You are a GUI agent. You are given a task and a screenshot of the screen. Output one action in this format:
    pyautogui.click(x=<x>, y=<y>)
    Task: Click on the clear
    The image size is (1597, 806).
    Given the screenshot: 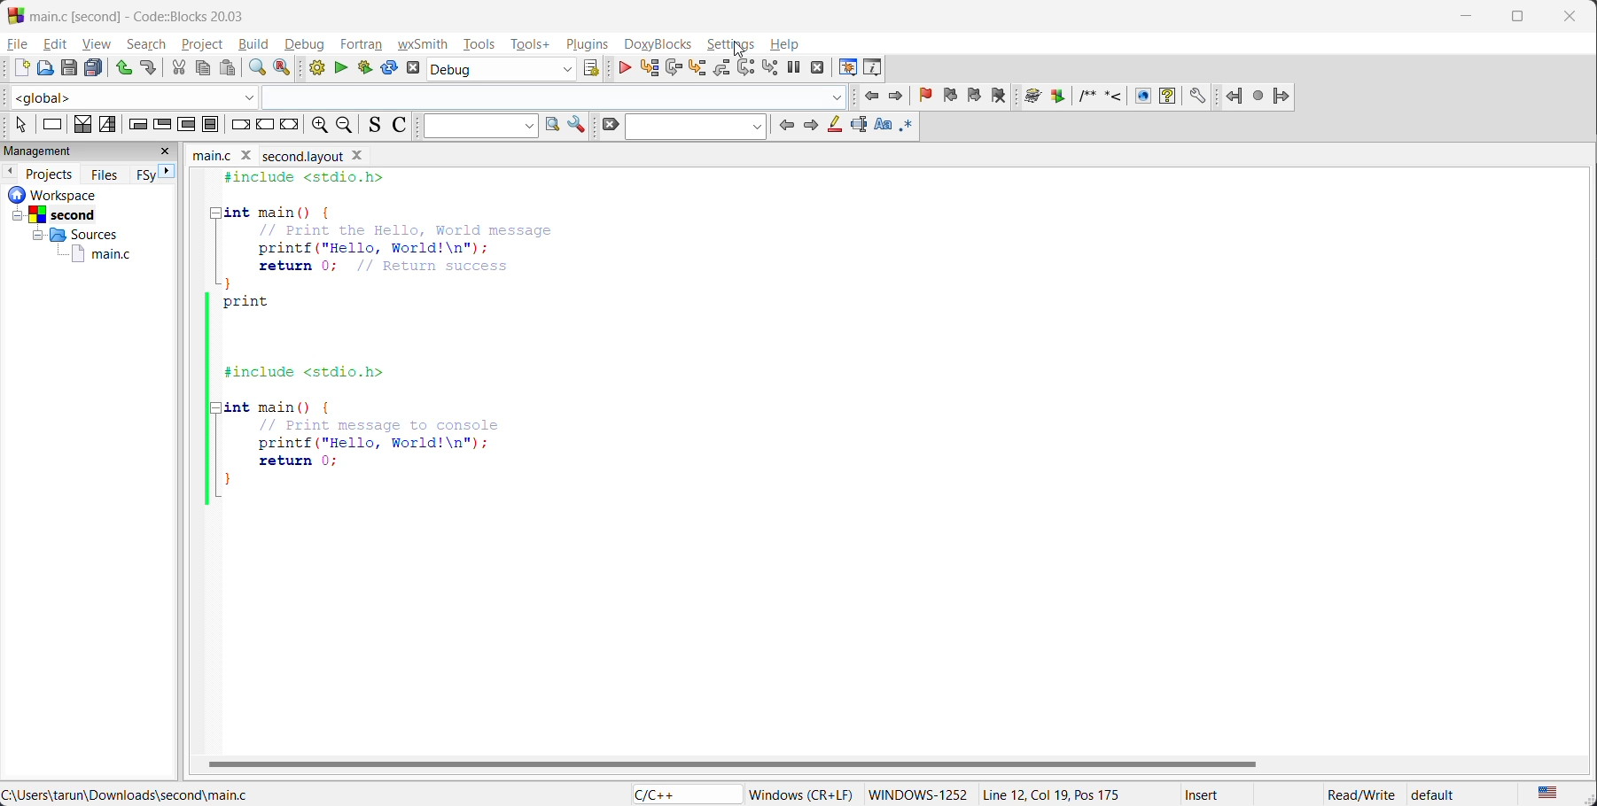 What is the action you would take?
    pyautogui.click(x=610, y=126)
    